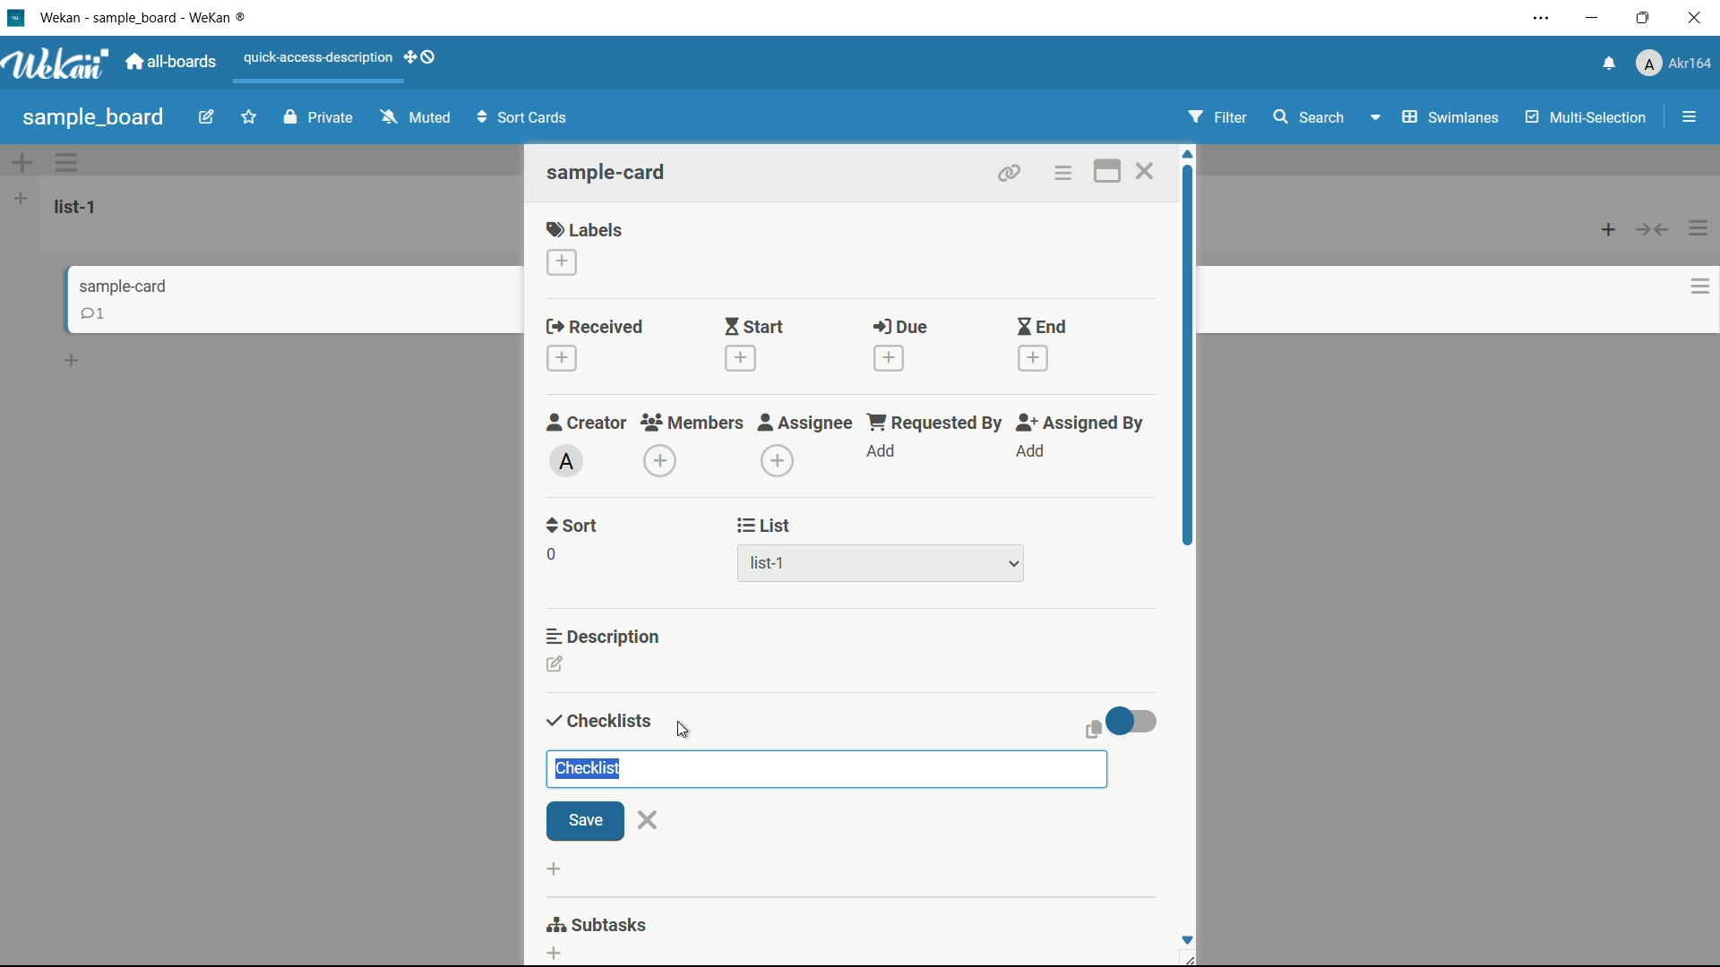  I want to click on labels, so click(587, 227).